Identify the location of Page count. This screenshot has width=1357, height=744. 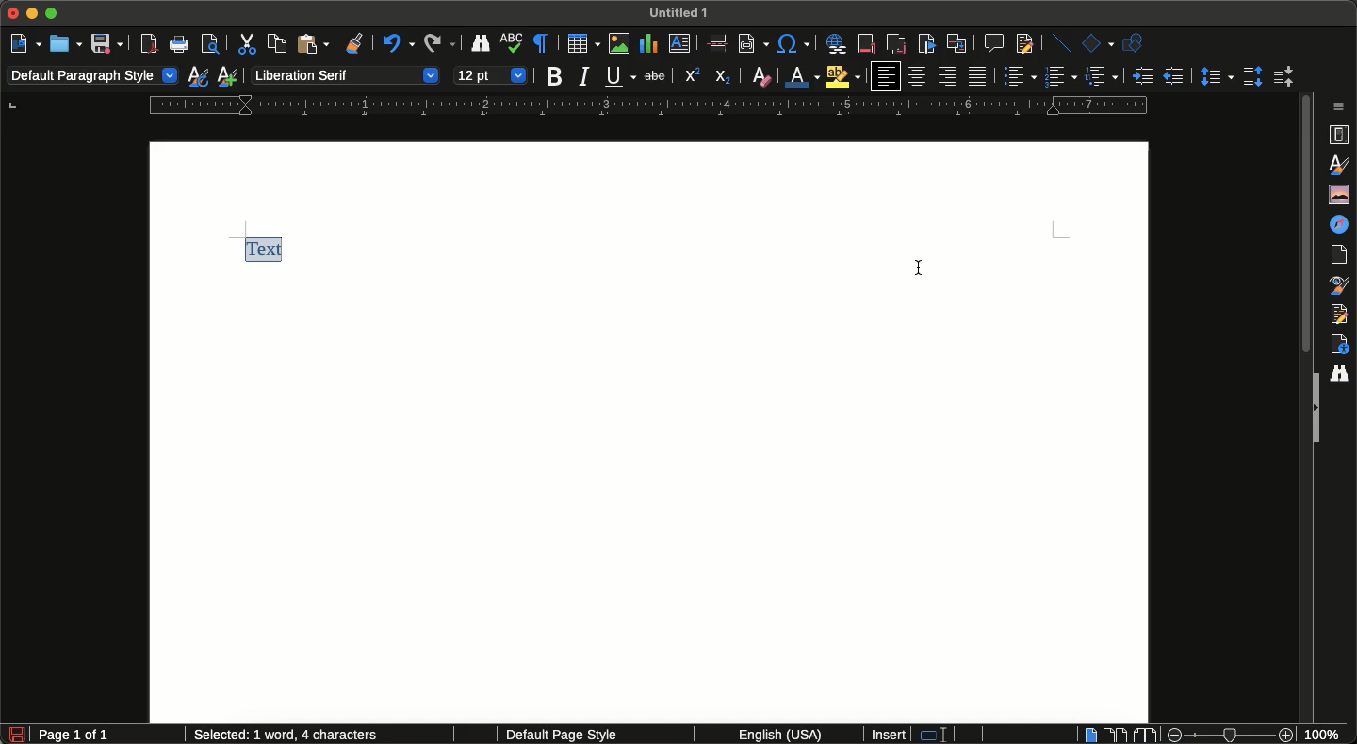
(107, 736).